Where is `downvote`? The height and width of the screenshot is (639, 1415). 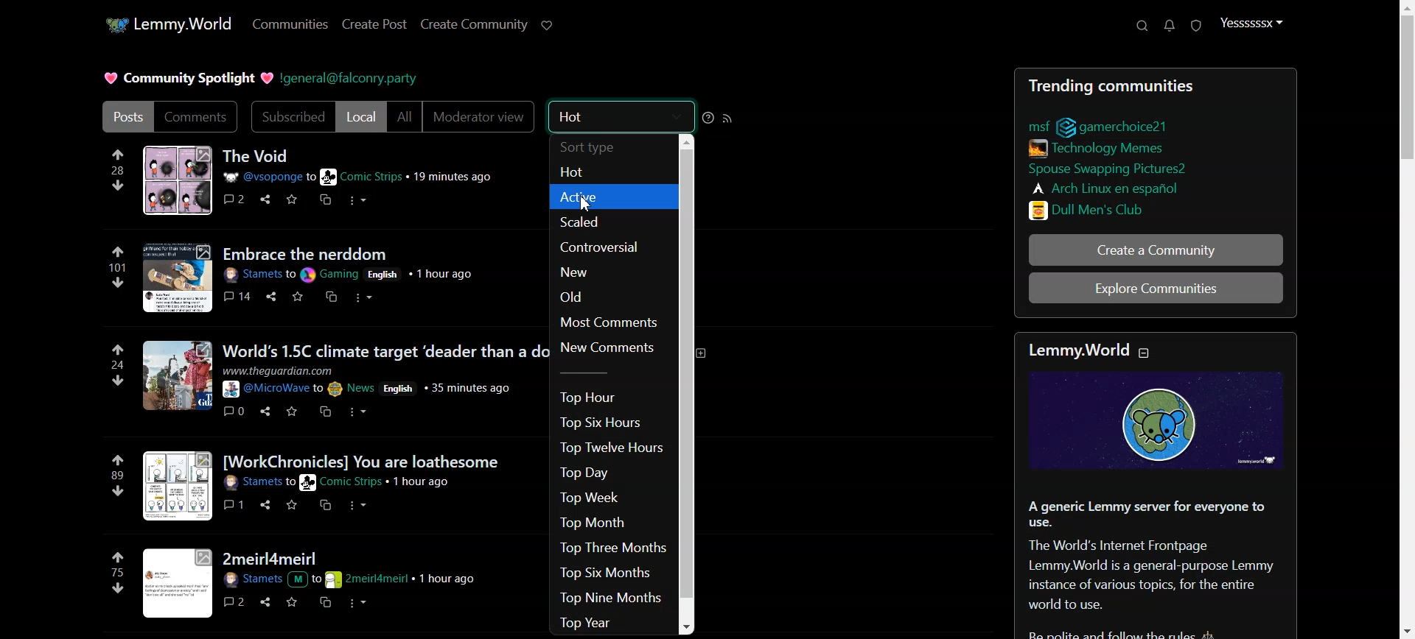 downvote is located at coordinates (119, 588).